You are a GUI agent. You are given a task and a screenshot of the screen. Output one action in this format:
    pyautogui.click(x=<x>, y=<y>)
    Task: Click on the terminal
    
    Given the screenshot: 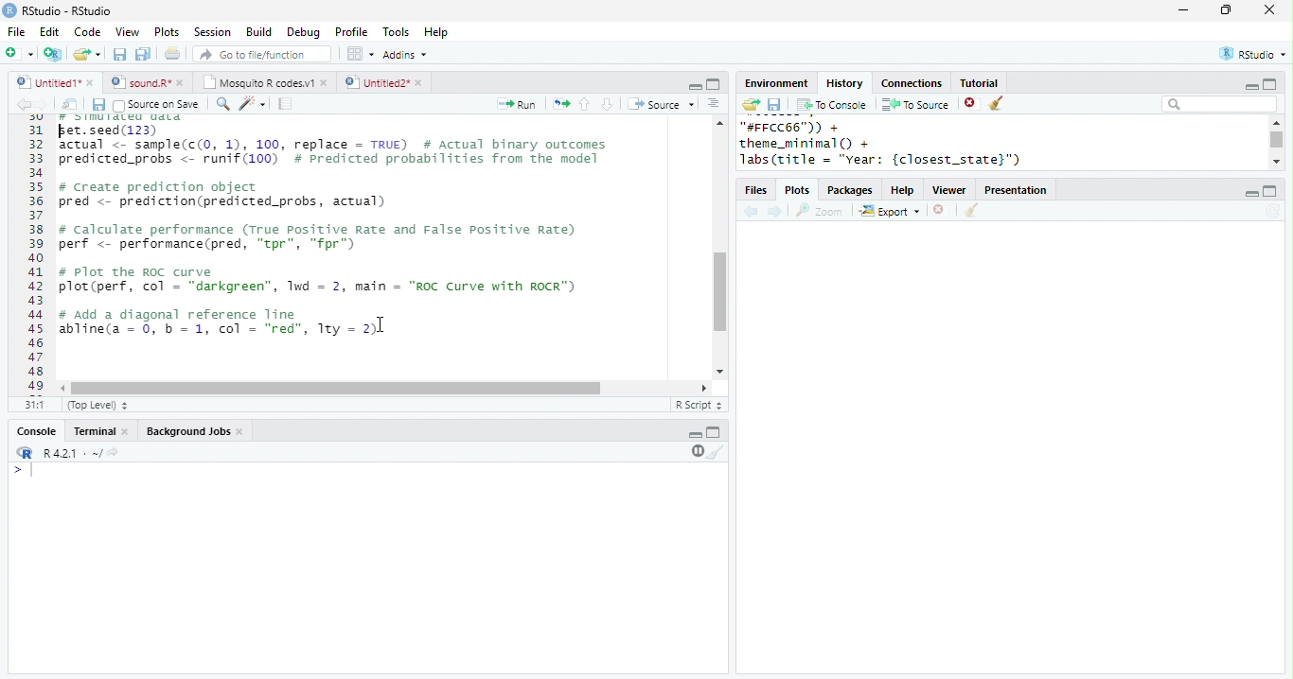 What is the action you would take?
    pyautogui.click(x=92, y=432)
    